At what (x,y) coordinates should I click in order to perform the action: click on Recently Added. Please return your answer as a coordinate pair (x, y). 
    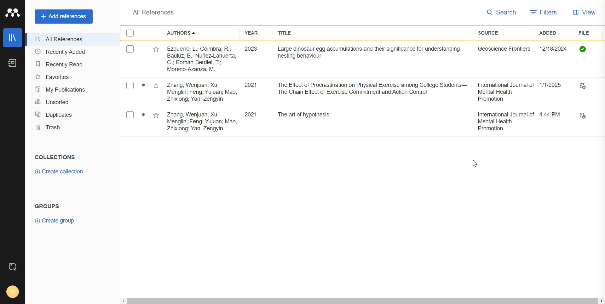
    Looking at the image, I should click on (66, 51).